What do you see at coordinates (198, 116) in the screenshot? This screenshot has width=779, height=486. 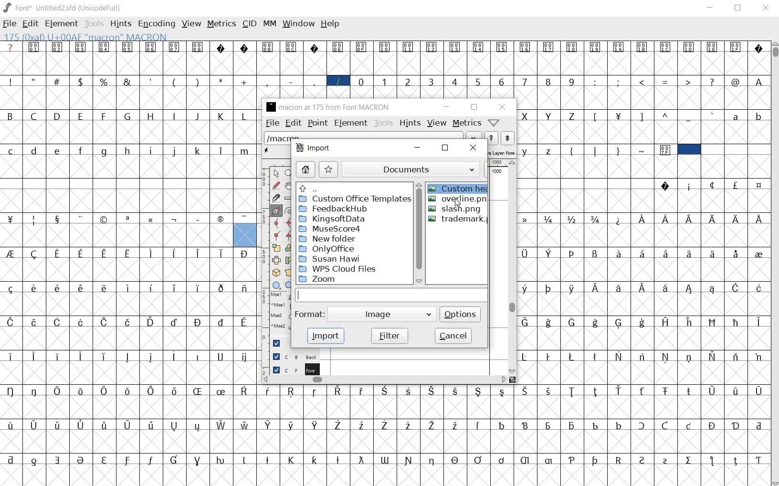 I see `J` at bounding box center [198, 116].